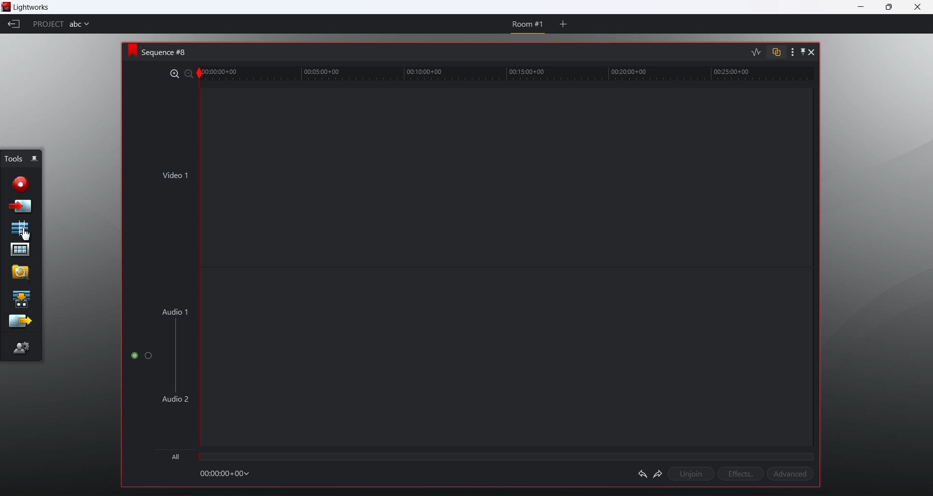  Describe the element at coordinates (19, 322) in the screenshot. I see `export` at that location.